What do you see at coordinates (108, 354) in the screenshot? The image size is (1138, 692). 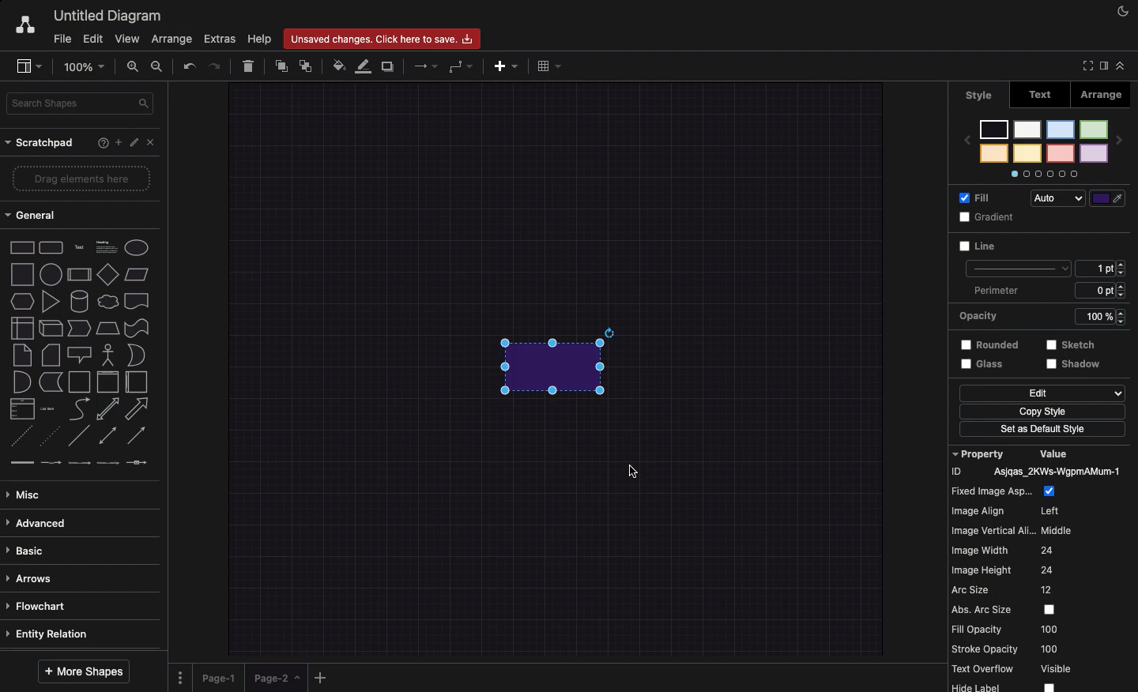 I see `actor` at bounding box center [108, 354].